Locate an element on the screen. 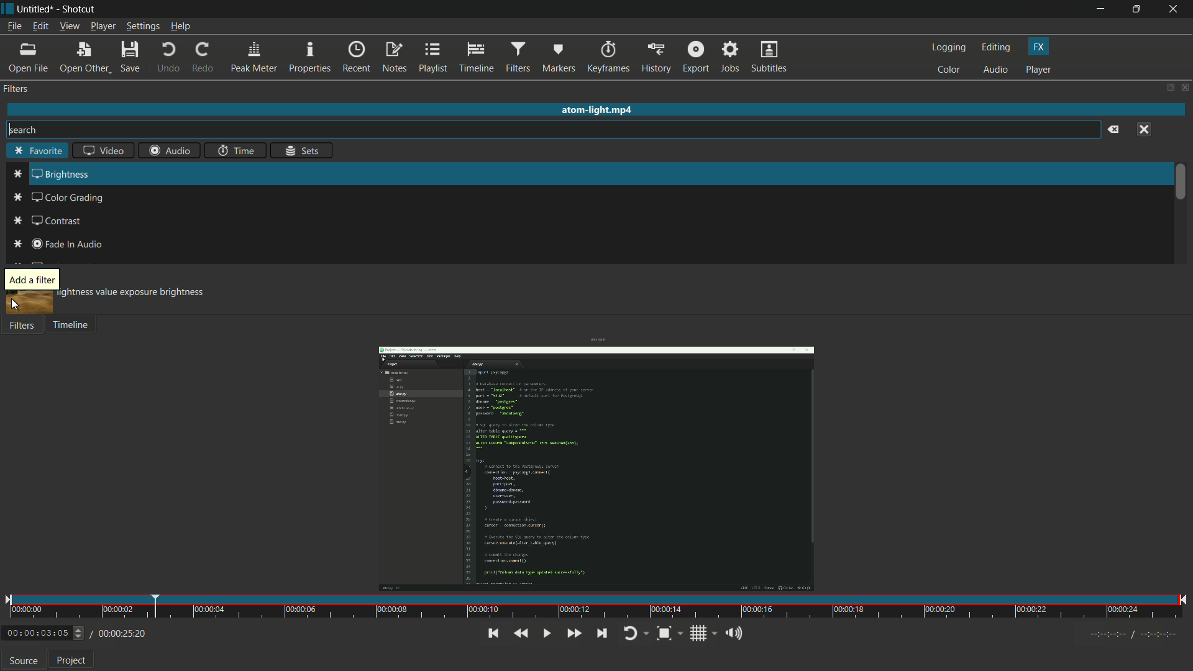  filters is located at coordinates (518, 57).